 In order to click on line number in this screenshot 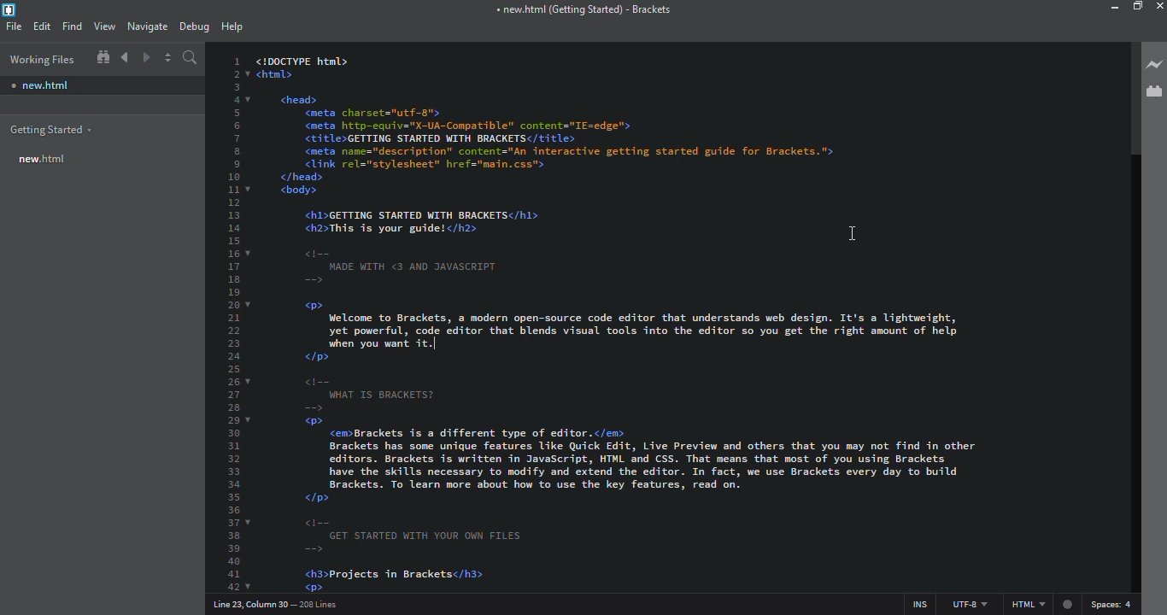, I will do `click(281, 604)`.